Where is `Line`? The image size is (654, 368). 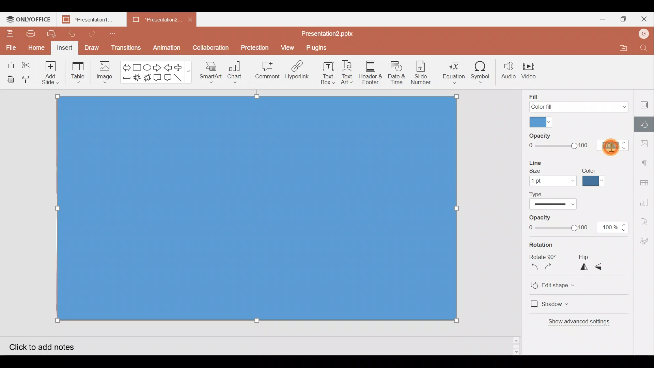
Line is located at coordinates (181, 79).